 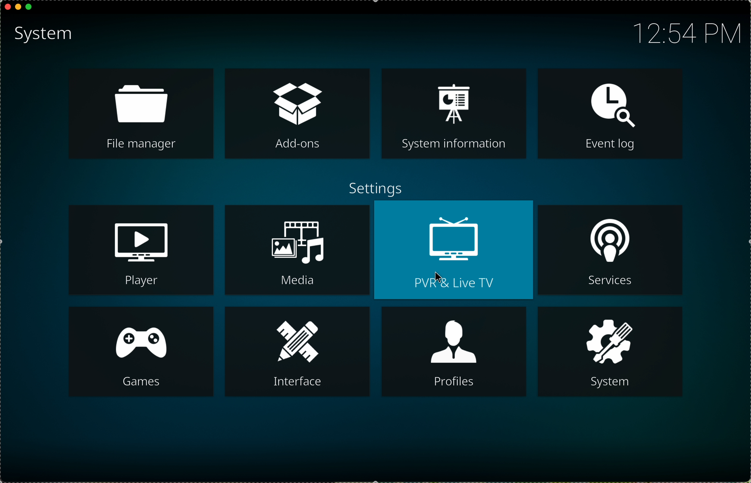 What do you see at coordinates (440, 279) in the screenshot?
I see `Cursor` at bounding box center [440, 279].